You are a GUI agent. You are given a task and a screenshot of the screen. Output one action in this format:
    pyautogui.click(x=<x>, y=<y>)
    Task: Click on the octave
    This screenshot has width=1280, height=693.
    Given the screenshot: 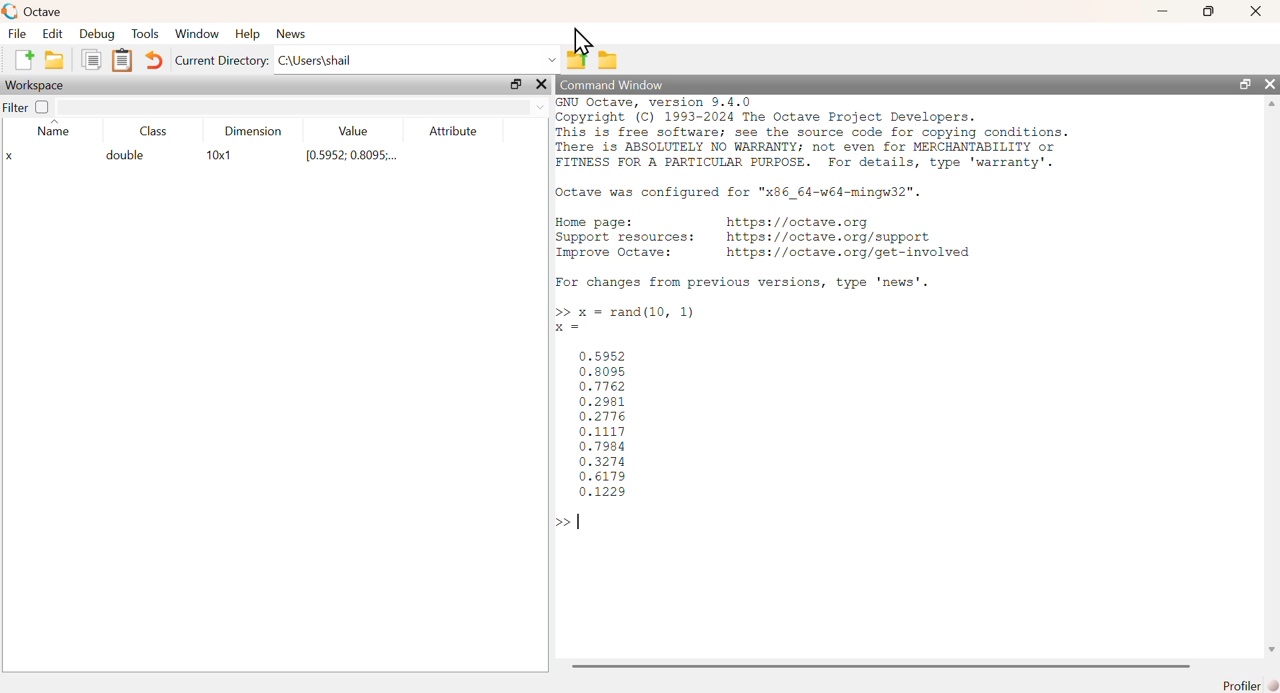 What is the action you would take?
    pyautogui.click(x=33, y=10)
    